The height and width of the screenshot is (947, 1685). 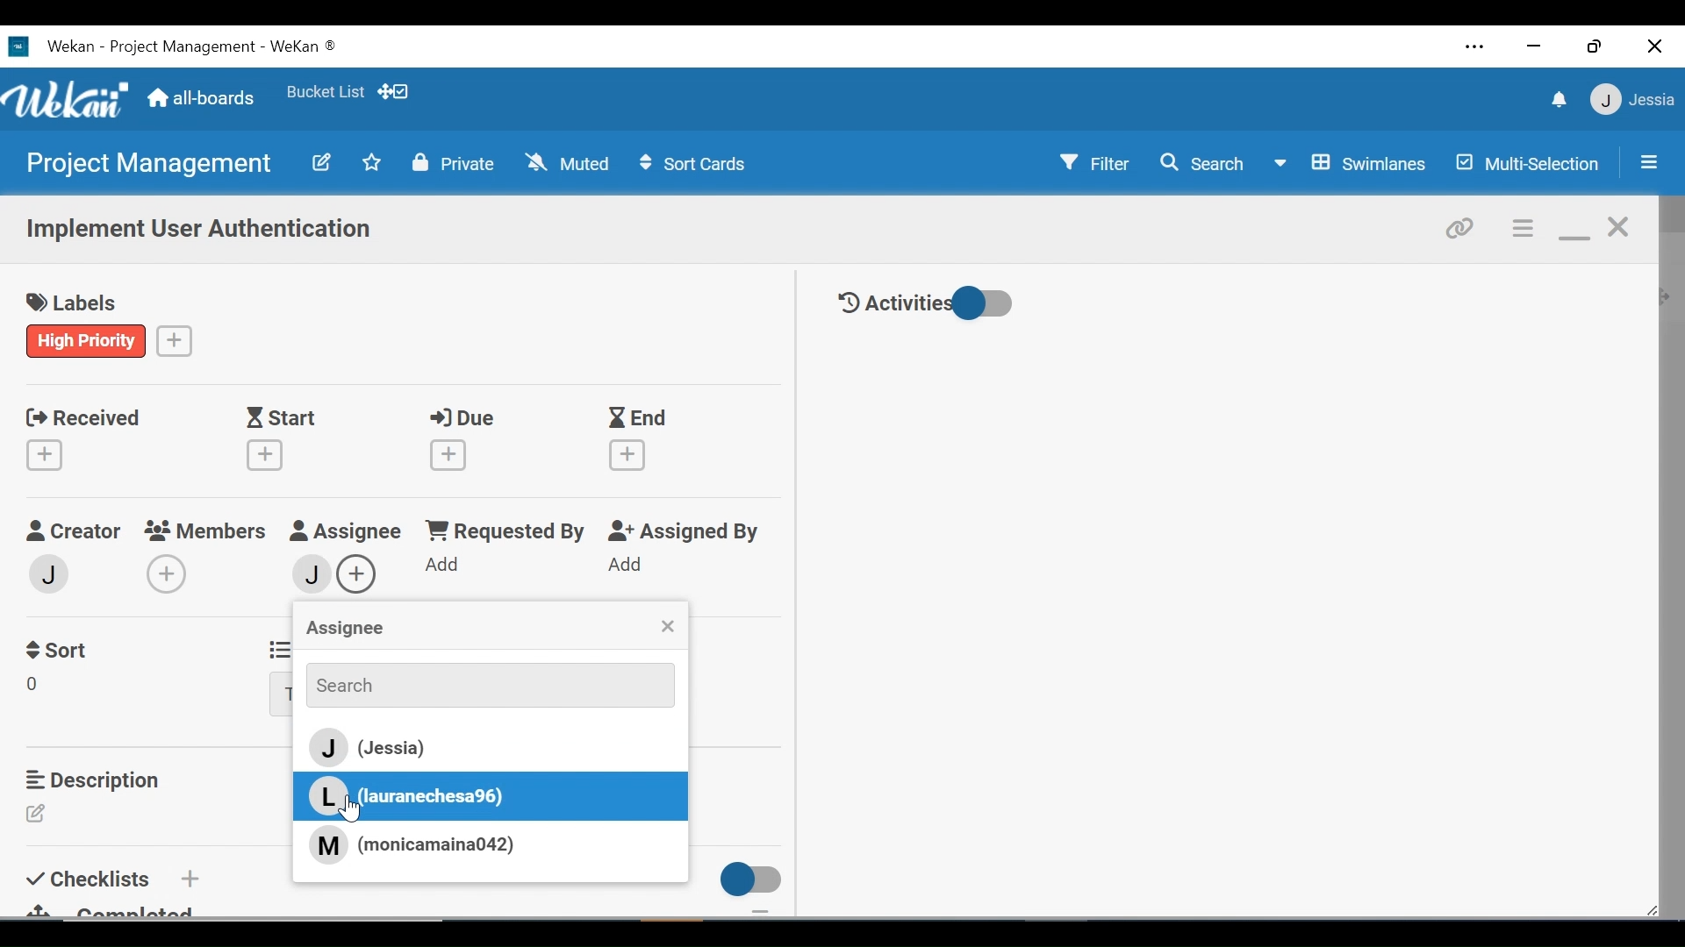 What do you see at coordinates (207, 530) in the screenshot?
I see `Members` at bounding box center [207, 530].